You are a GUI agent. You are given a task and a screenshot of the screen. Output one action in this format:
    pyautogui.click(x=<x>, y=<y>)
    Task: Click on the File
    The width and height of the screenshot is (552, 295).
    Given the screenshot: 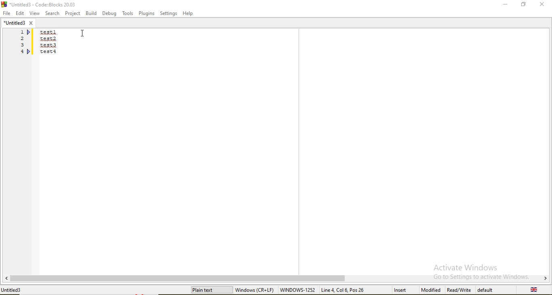 What is the action you would take?
    pyautogui.click(x=6, y=13)
    